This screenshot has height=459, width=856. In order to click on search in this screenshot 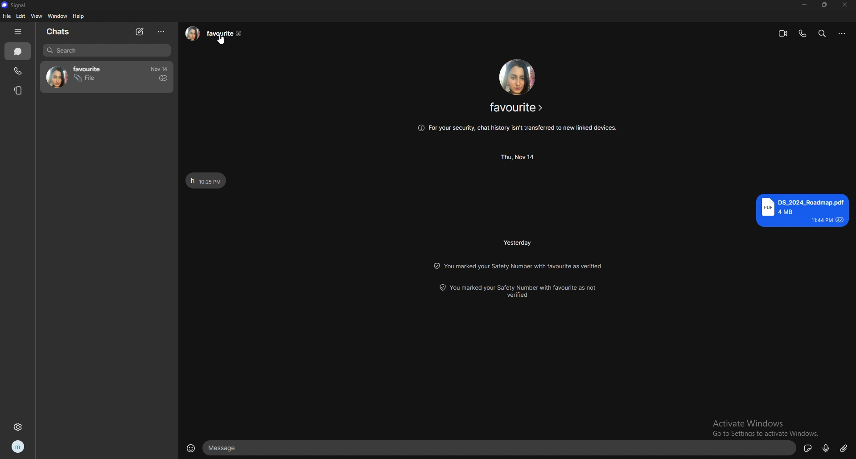, I will do `click(107, 51)`.